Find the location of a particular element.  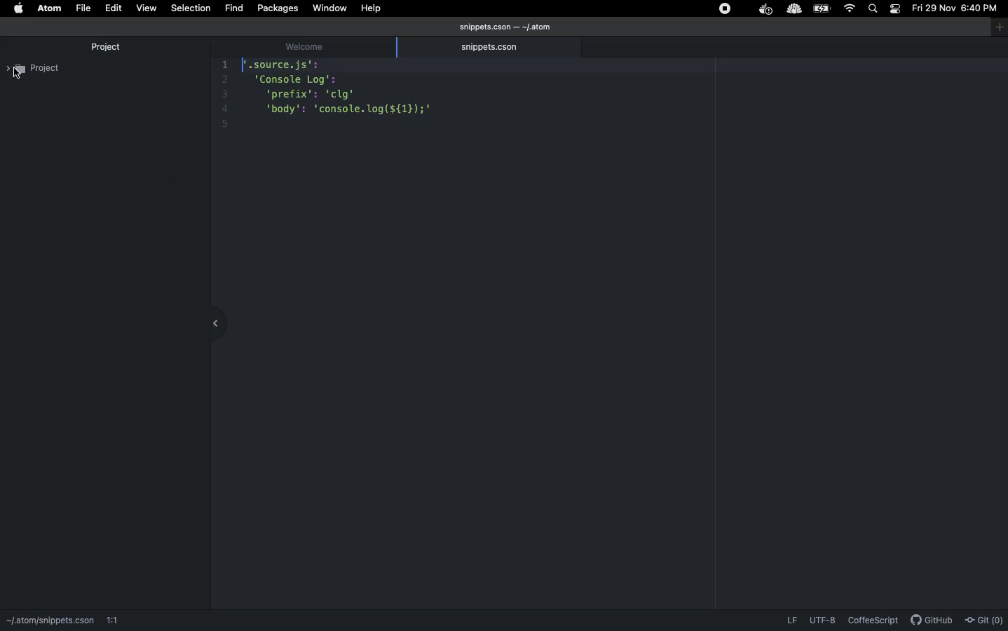

Help is located at coordinates (372, 8).